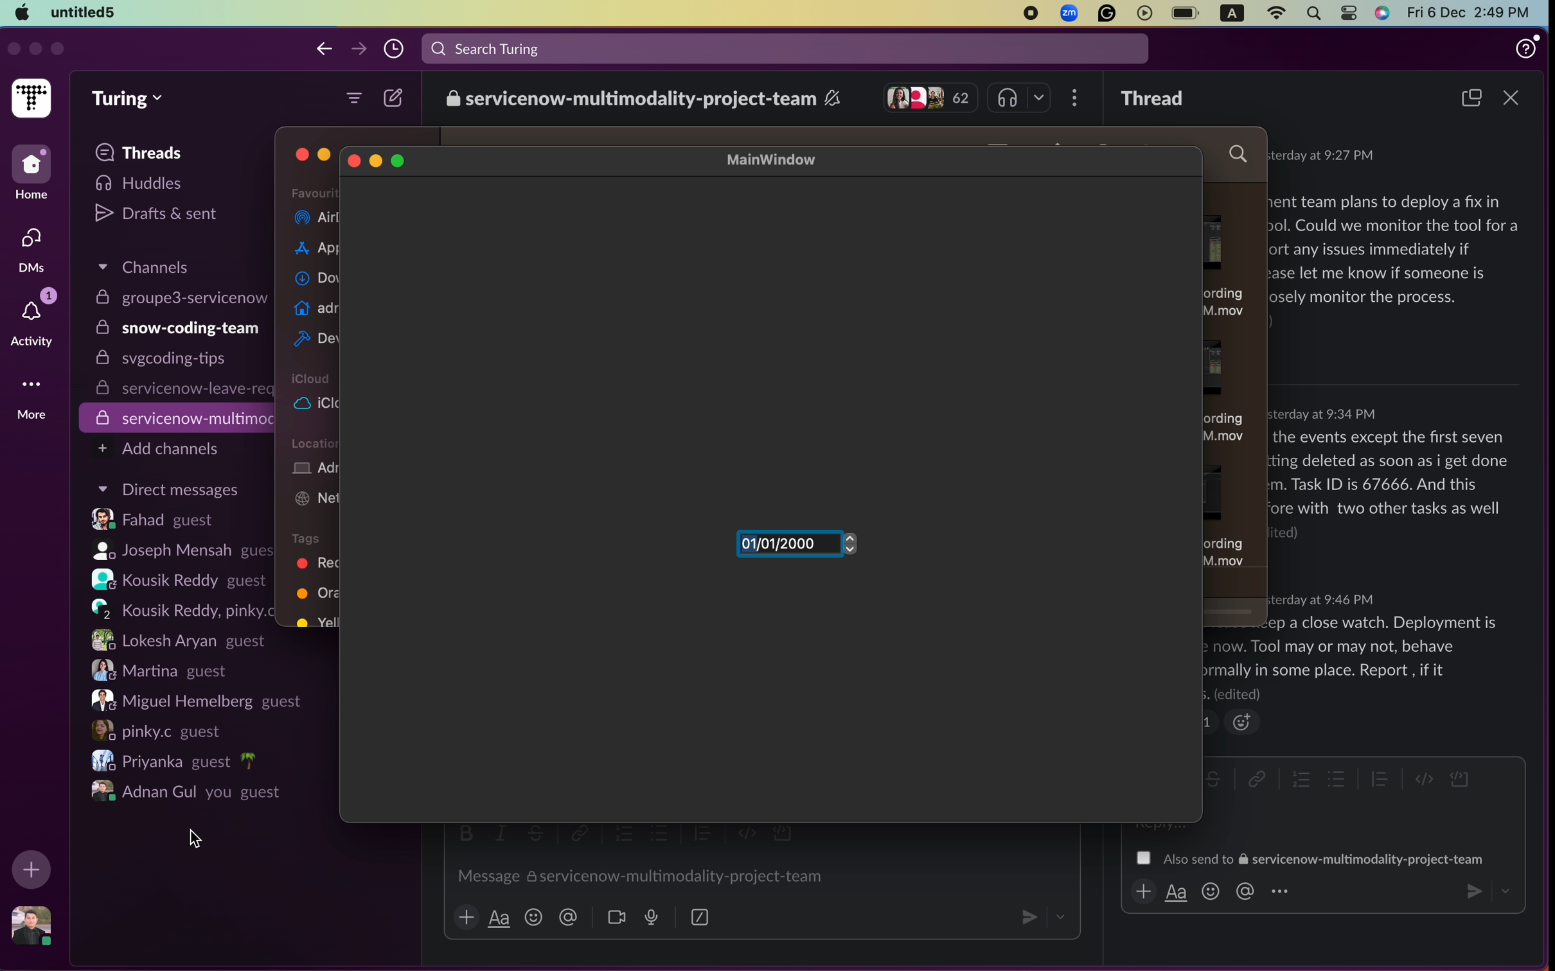  Describe the element at coordinates (1070, 13) in the screenshot. I see `zm` at that location.